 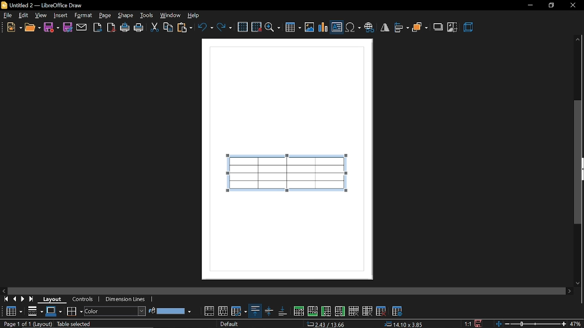 What do you see at coordinates (323, 26) in the screenshot?
I see `insert chart` at bounding box center [323, 26].